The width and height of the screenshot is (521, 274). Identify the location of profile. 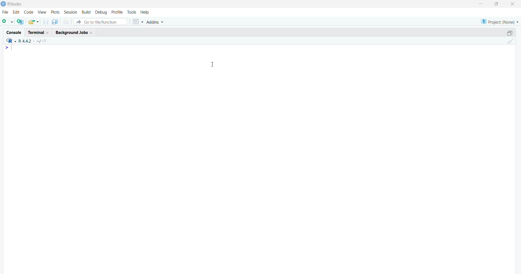
(117, 12).